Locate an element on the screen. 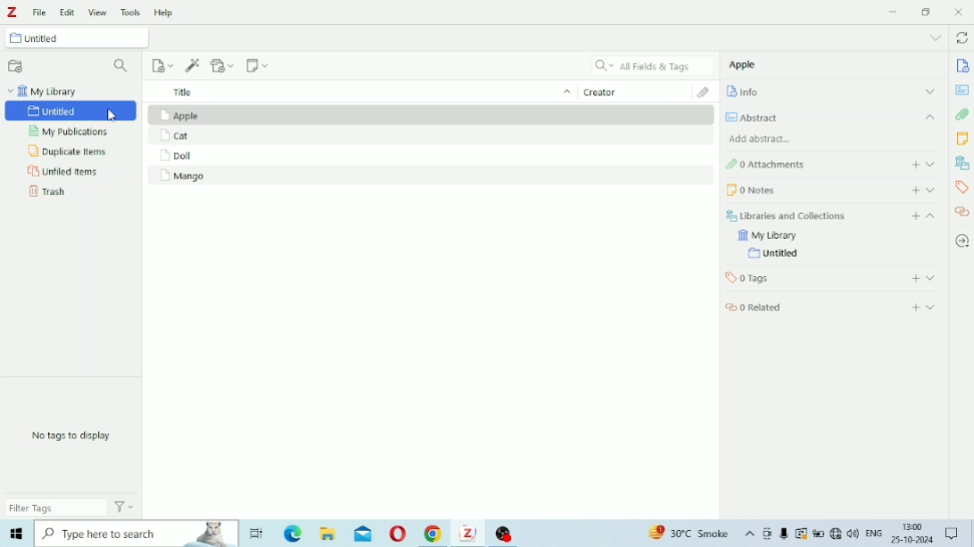 This screenshot has width=974, height=547. Minimize is located at coordinates (893, 12).